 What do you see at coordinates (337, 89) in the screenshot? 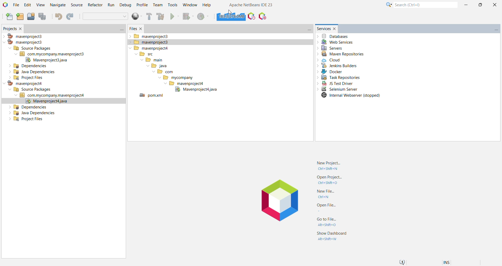
I see `Selenium Server` at bounding box center [337, 89].